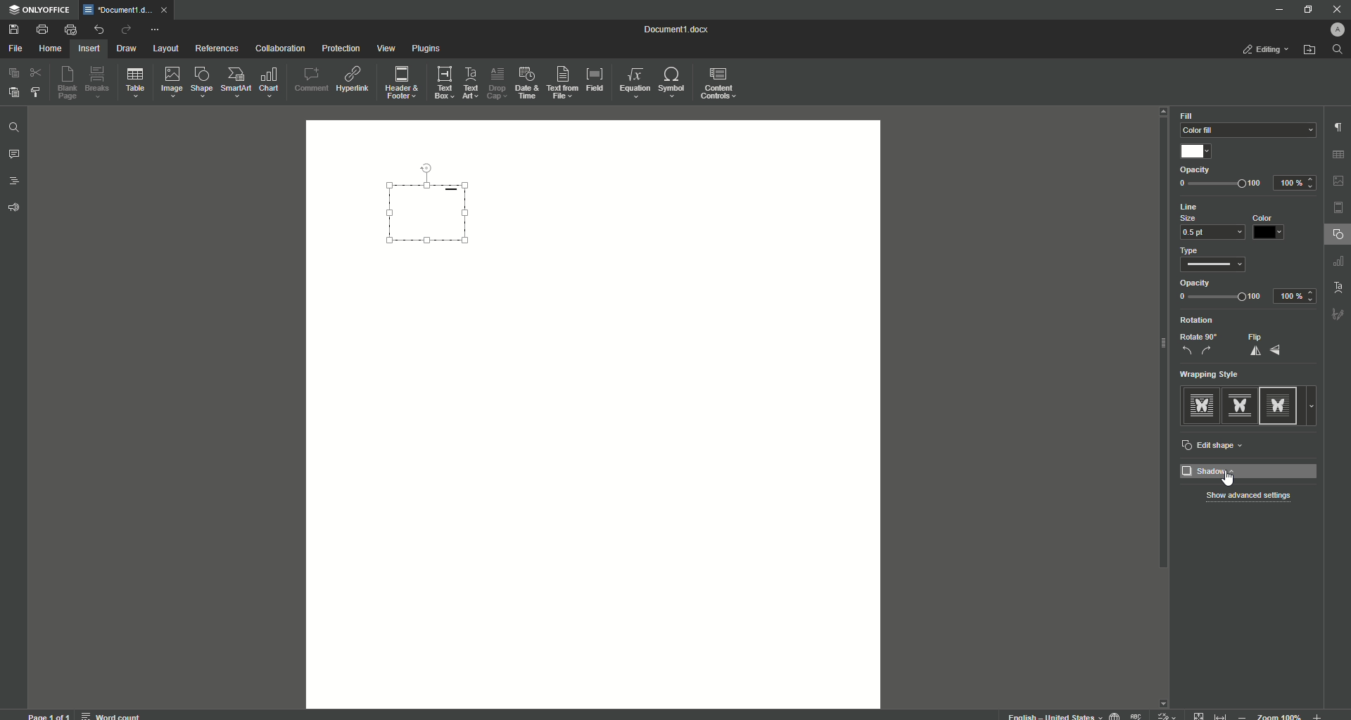 This screenshot has width=1351, height=720. Describe the element at coordinates (1275, 9) in the screenshot. I see `Minimize` at that location.